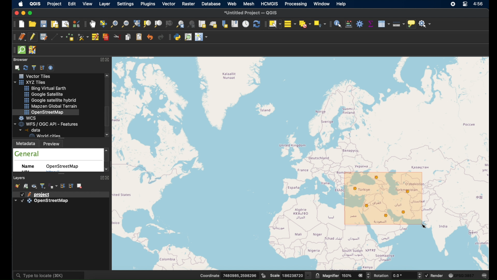 This screenshot has height=280, width=497. Describe the element at coordinates (85, 25) in the screenshot. I see `map navigation toolbar` at that location.